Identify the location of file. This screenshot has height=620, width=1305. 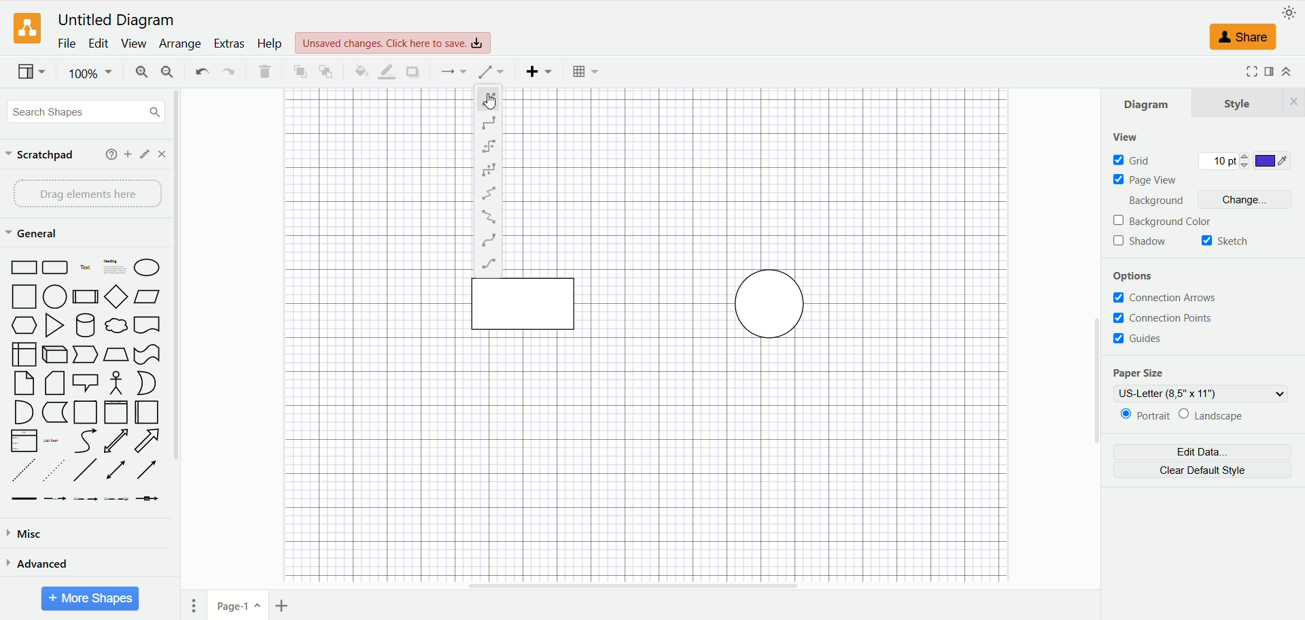
(67, 44).